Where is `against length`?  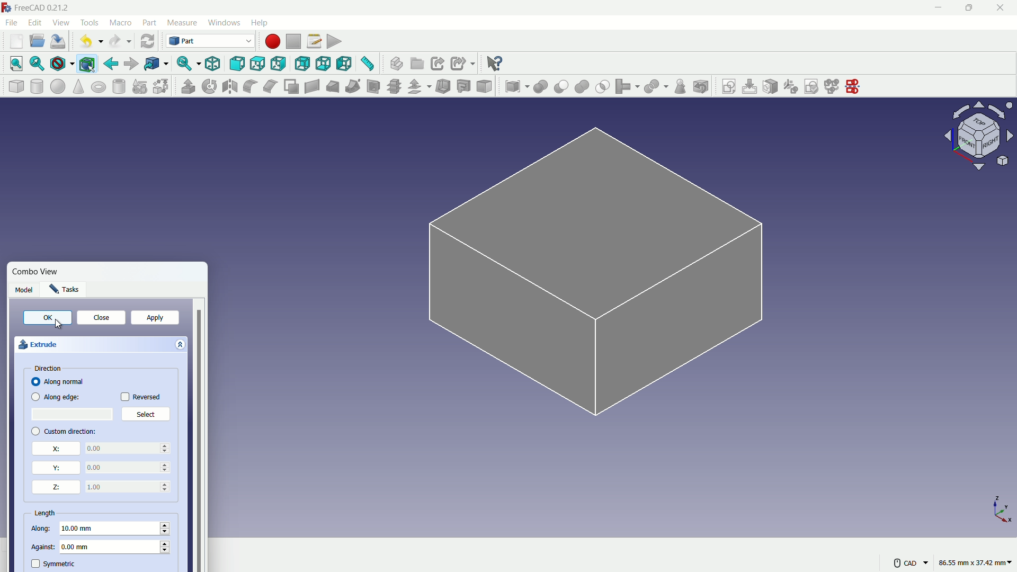
against length is located at coordinates (43, 547).